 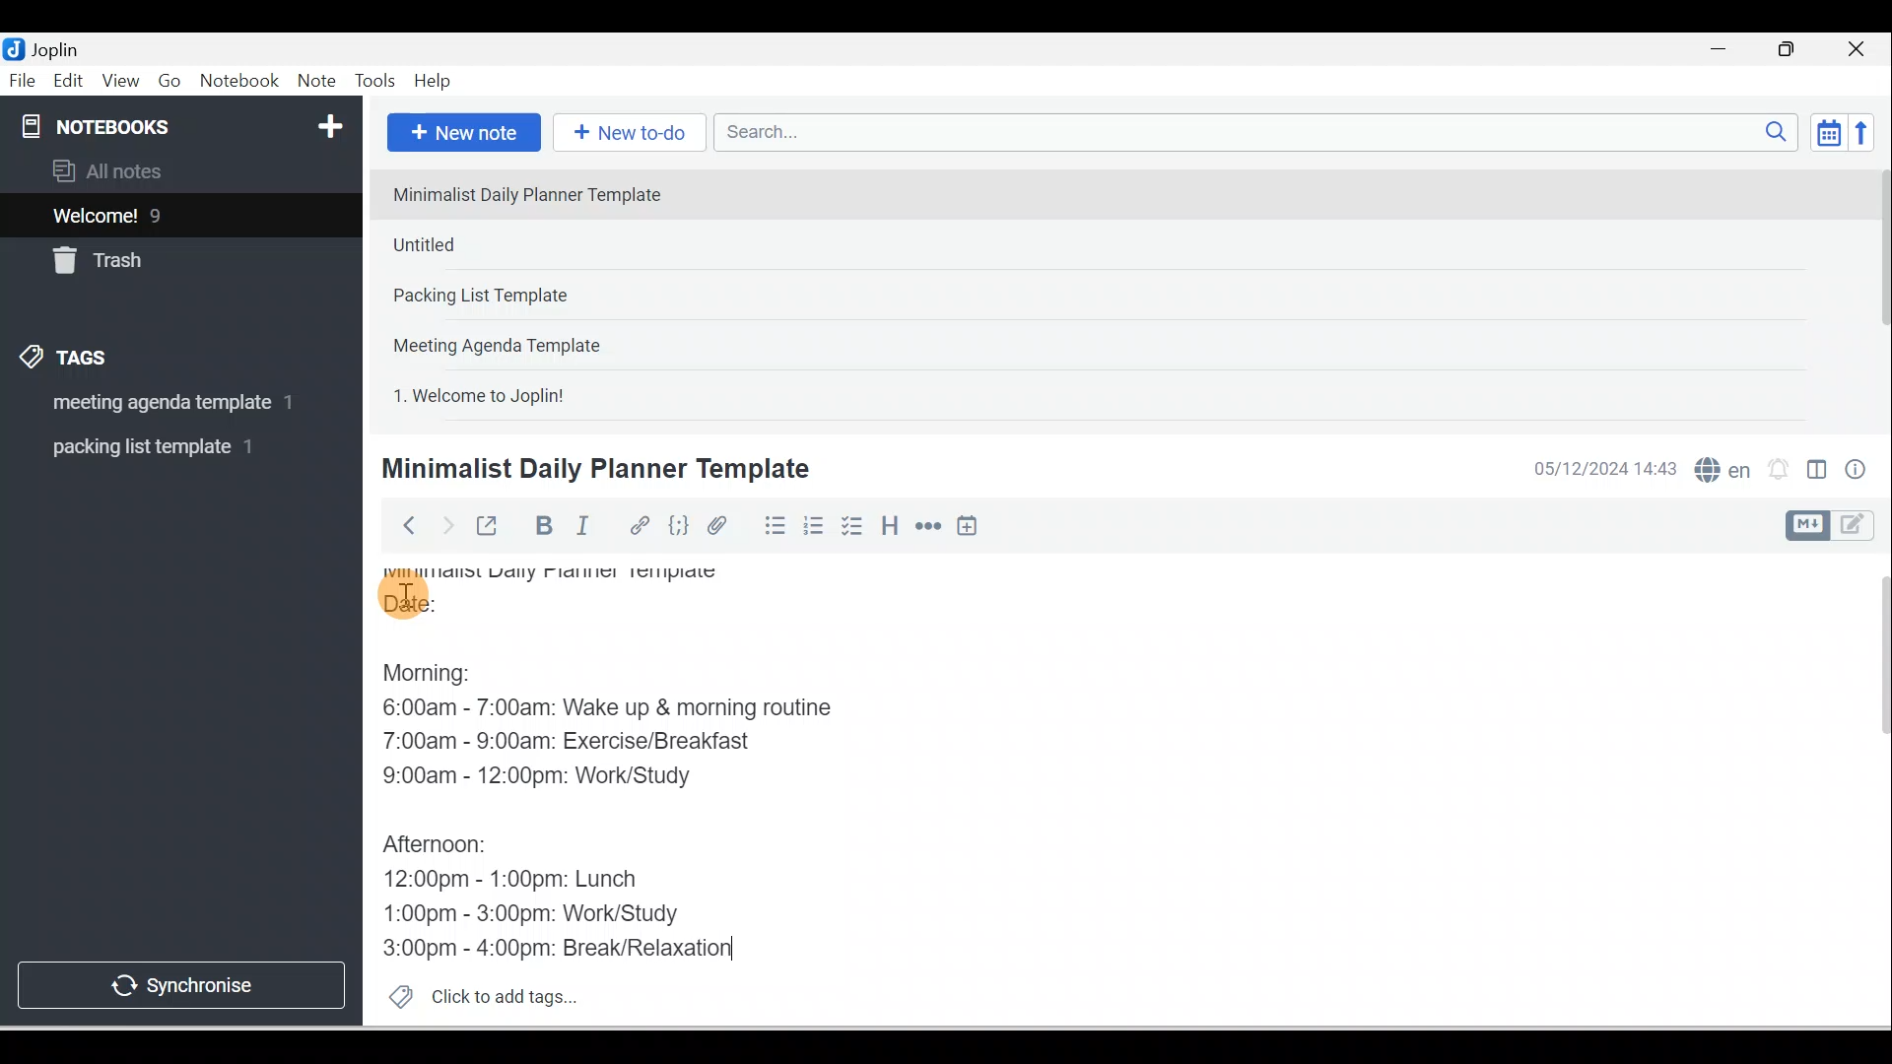 What do you see at coordinates (1724, 51) in the screenshot?
I see `Minimise` at bounding box center [1724, 51].